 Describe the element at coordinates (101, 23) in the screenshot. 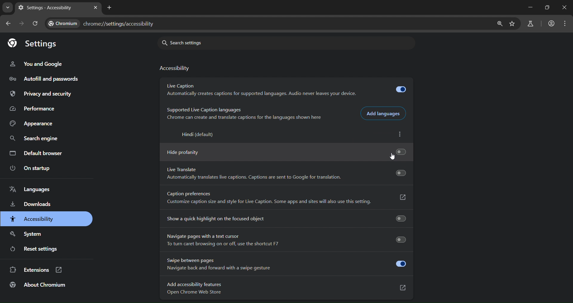

I see `text` at that location.